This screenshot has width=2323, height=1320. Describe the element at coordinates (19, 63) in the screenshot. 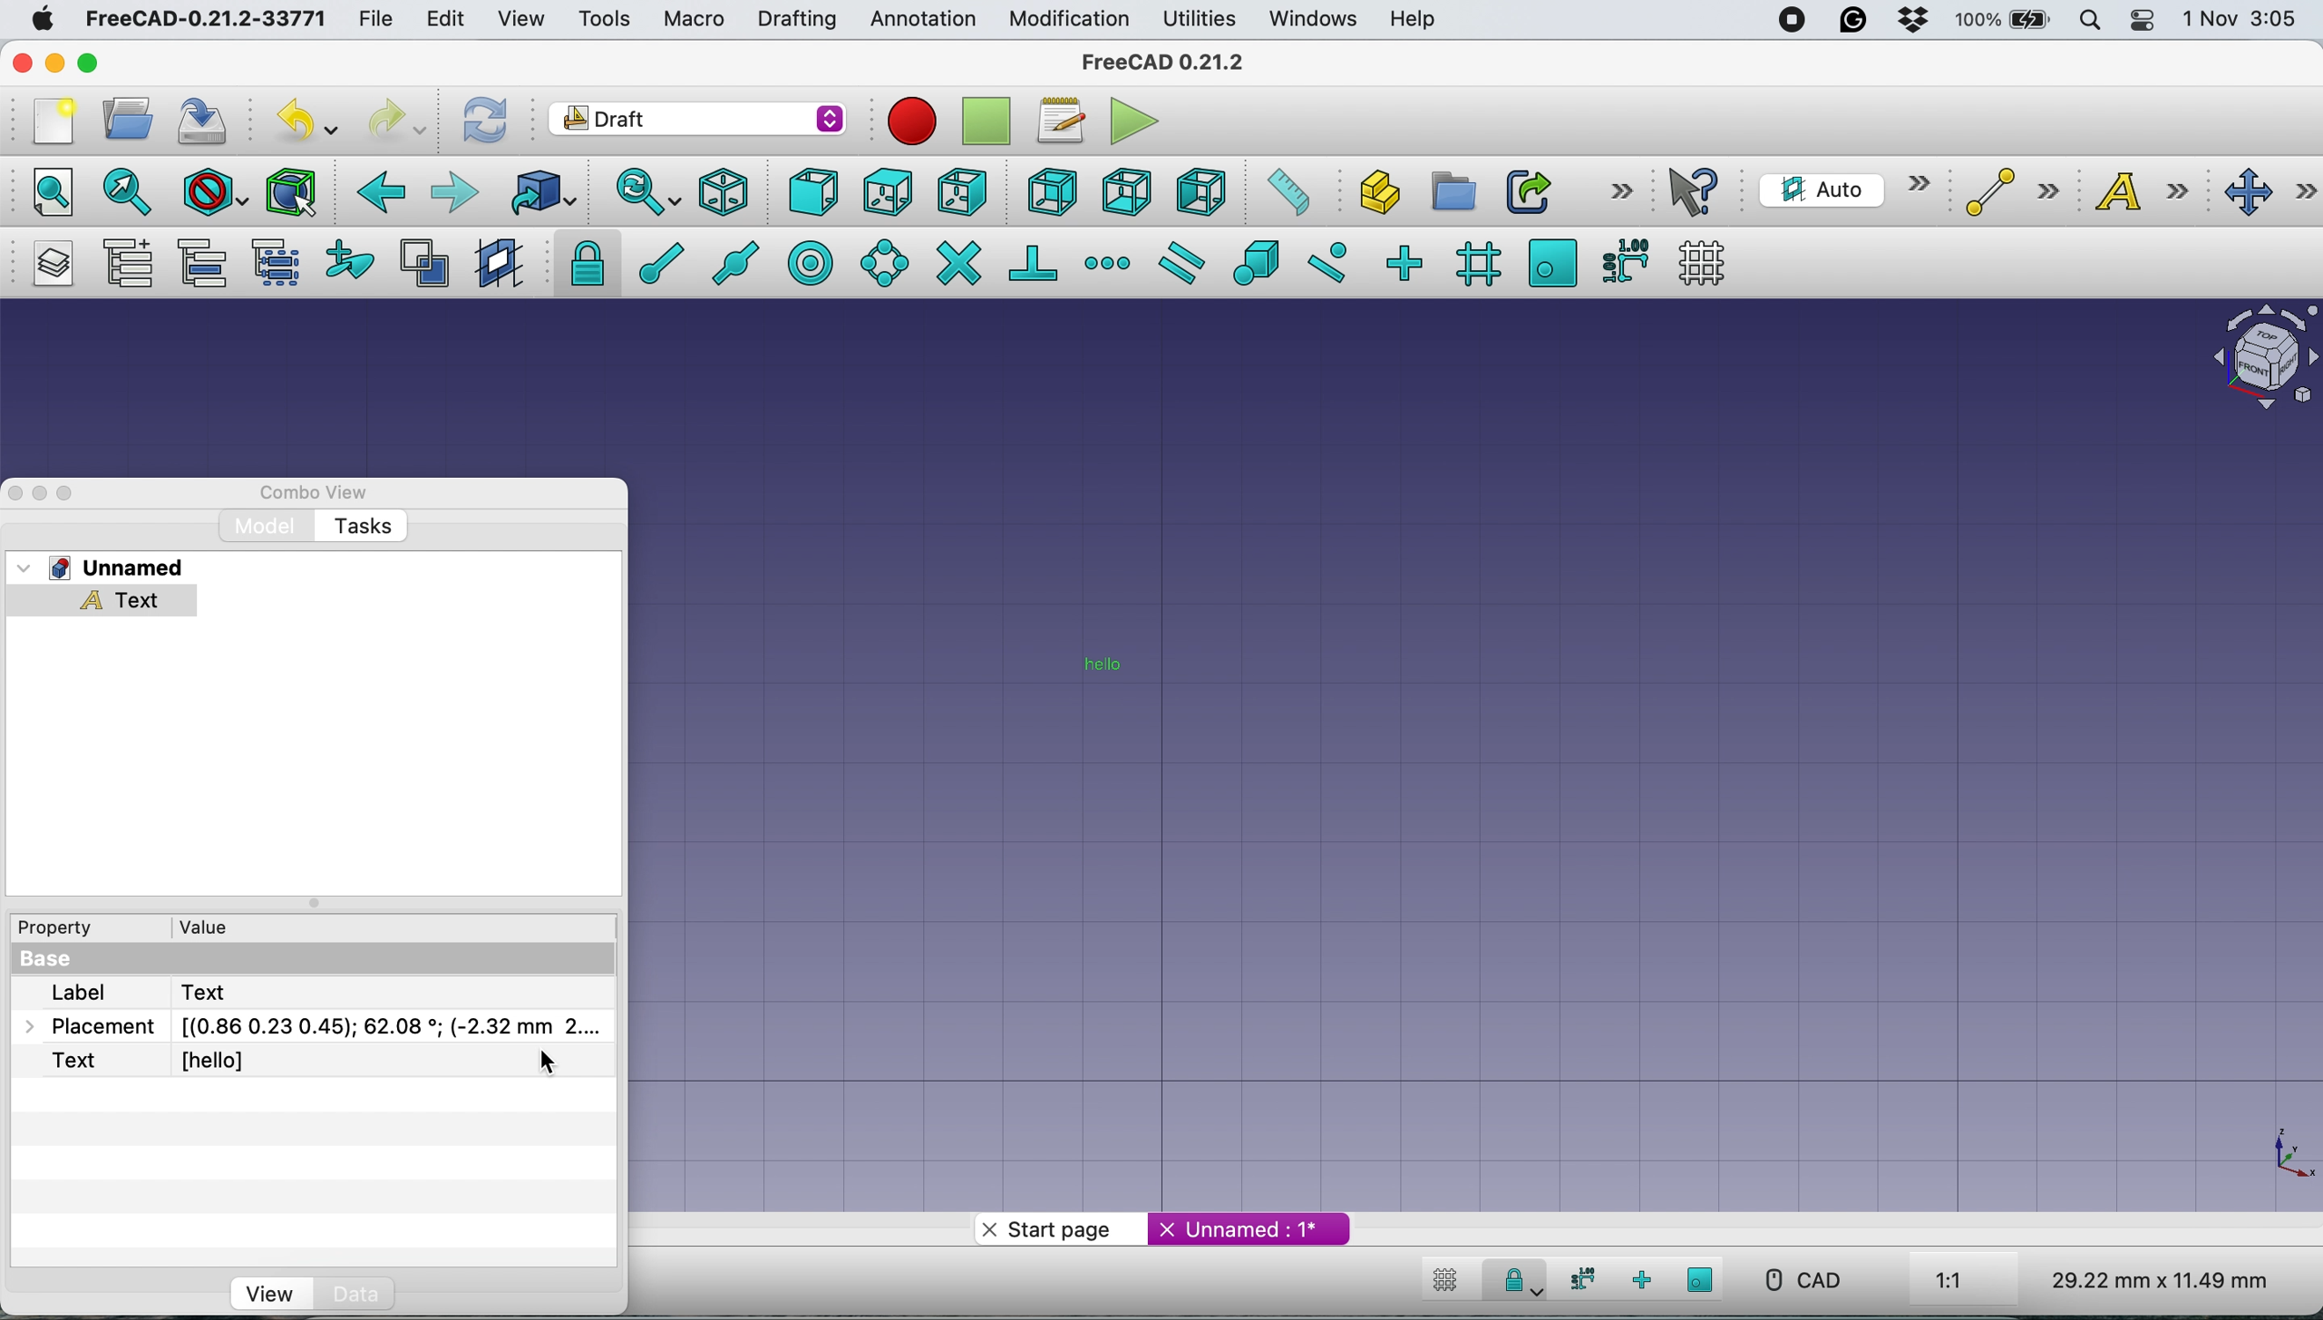

I see `close` at that location.